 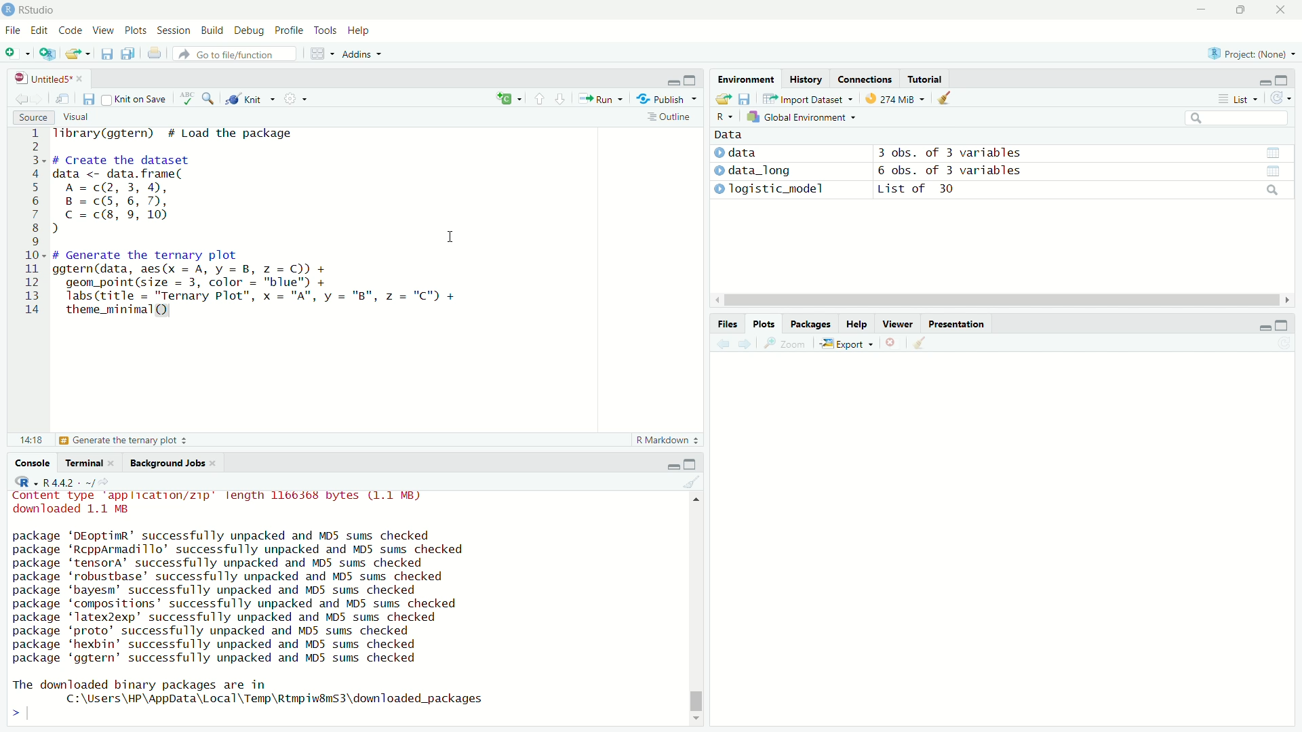 What do you see at coordinates (14, 29) in the screenshot?
I see `File` at bounding box center [14, 29].